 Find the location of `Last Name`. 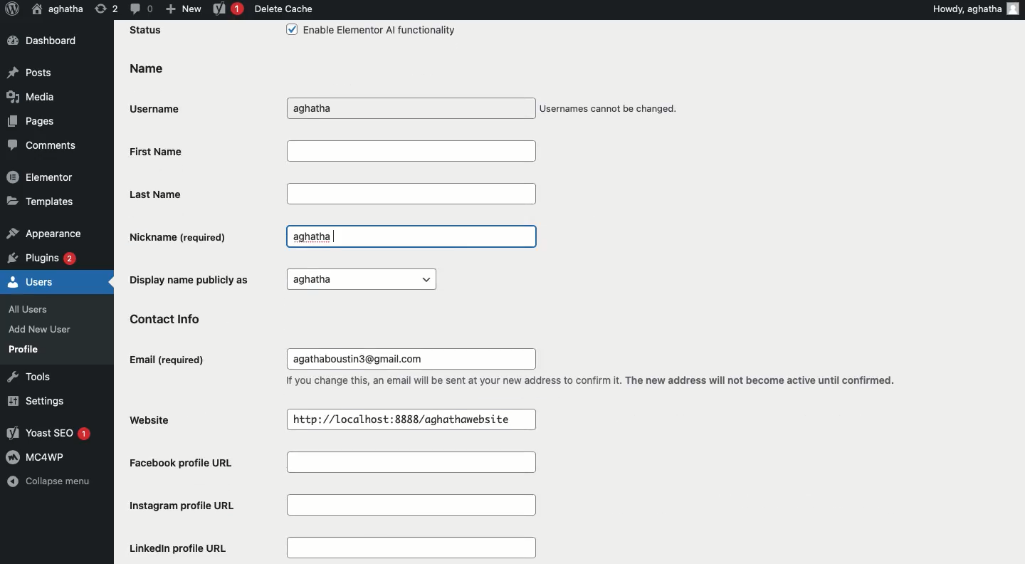

Last Name is located at coordinates (332, 193).